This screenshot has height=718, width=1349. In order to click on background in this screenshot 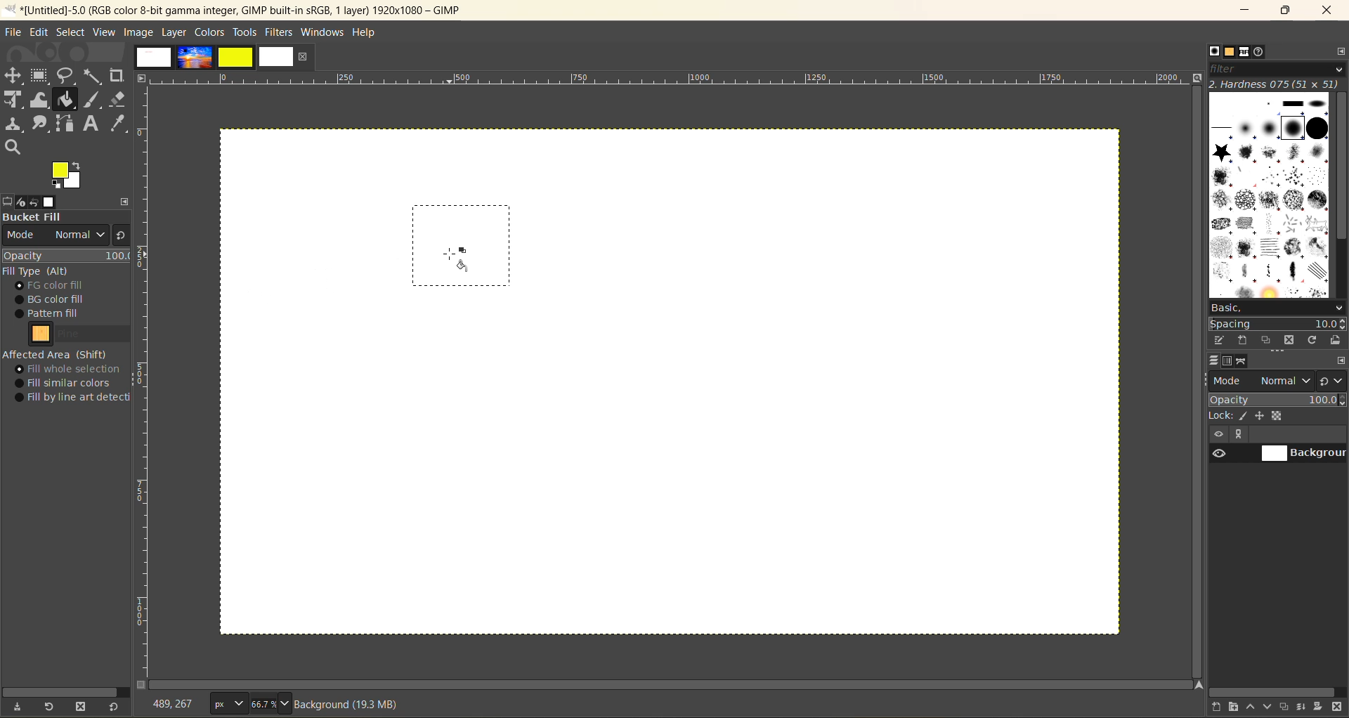, I will do `click(1303, 454)`.